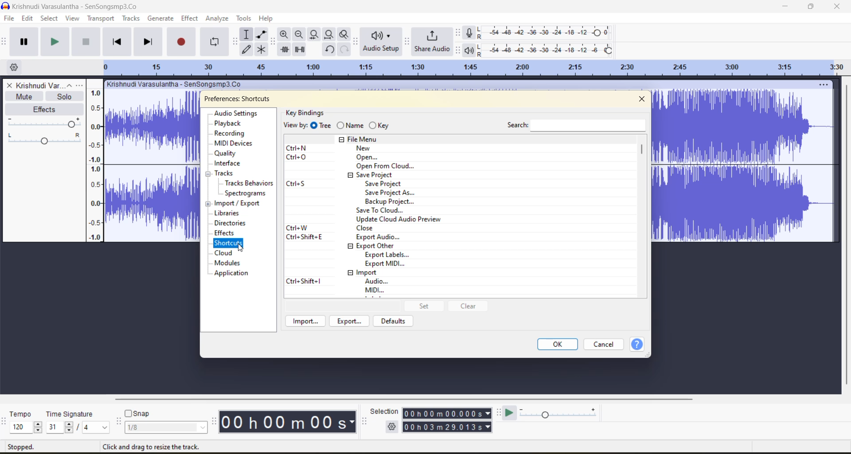 Image resolution: width=851 pixels, height=454 pixels. Describe the element at coordinates (16, 65) in the screenshot. I see `Timeline options` at that location.